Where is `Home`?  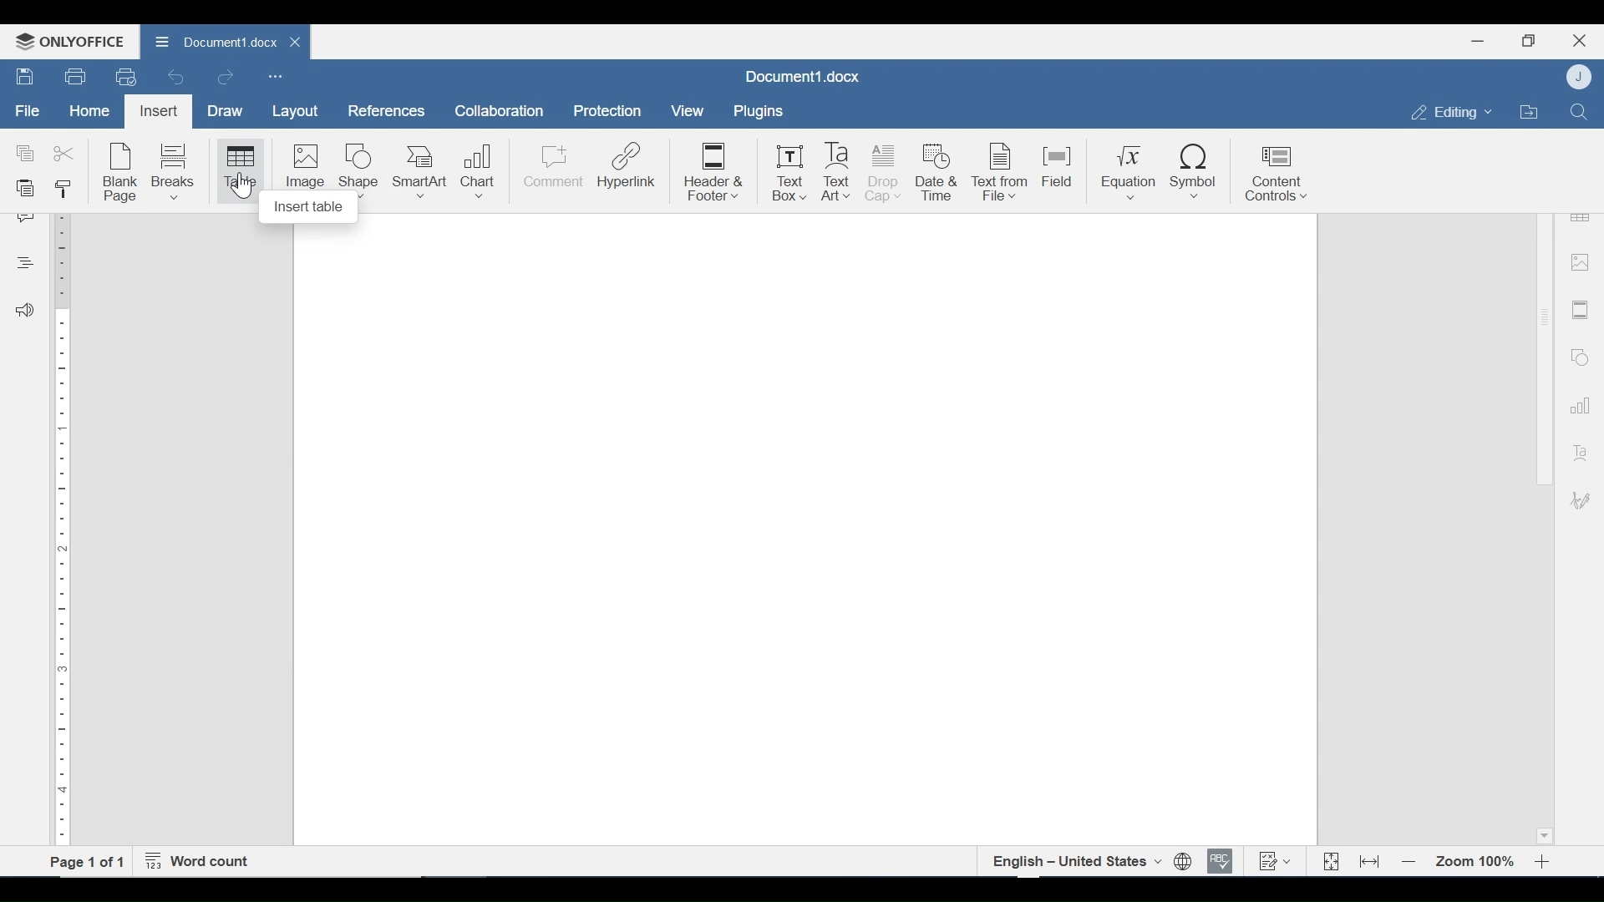
Home is located at coordinates (89, 111).